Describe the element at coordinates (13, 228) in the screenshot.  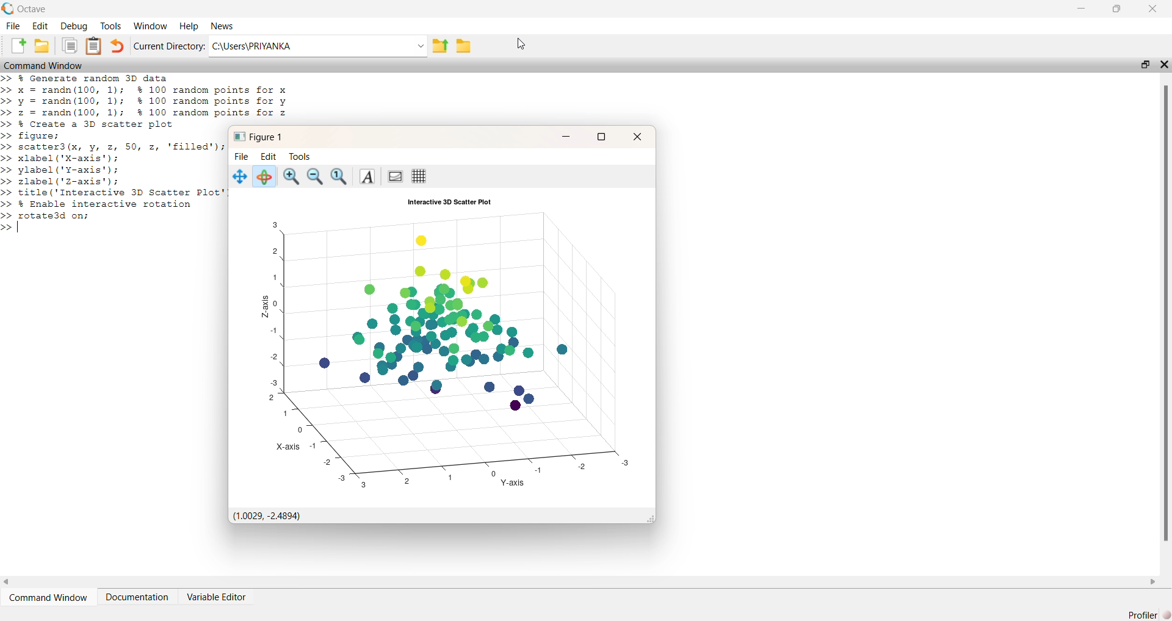
I see `>> |` at that location.